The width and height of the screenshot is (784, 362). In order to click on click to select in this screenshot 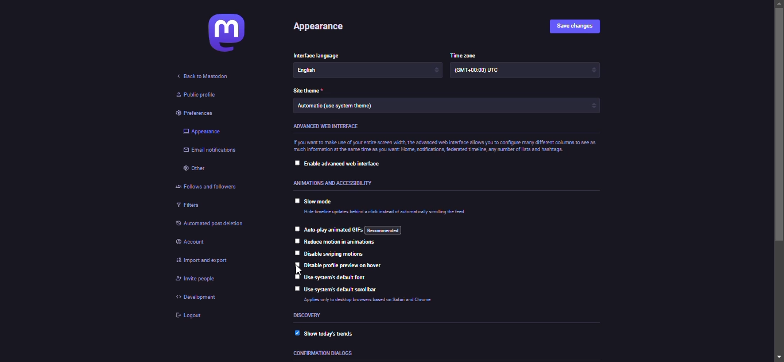, I will do `click(296, 200)`.